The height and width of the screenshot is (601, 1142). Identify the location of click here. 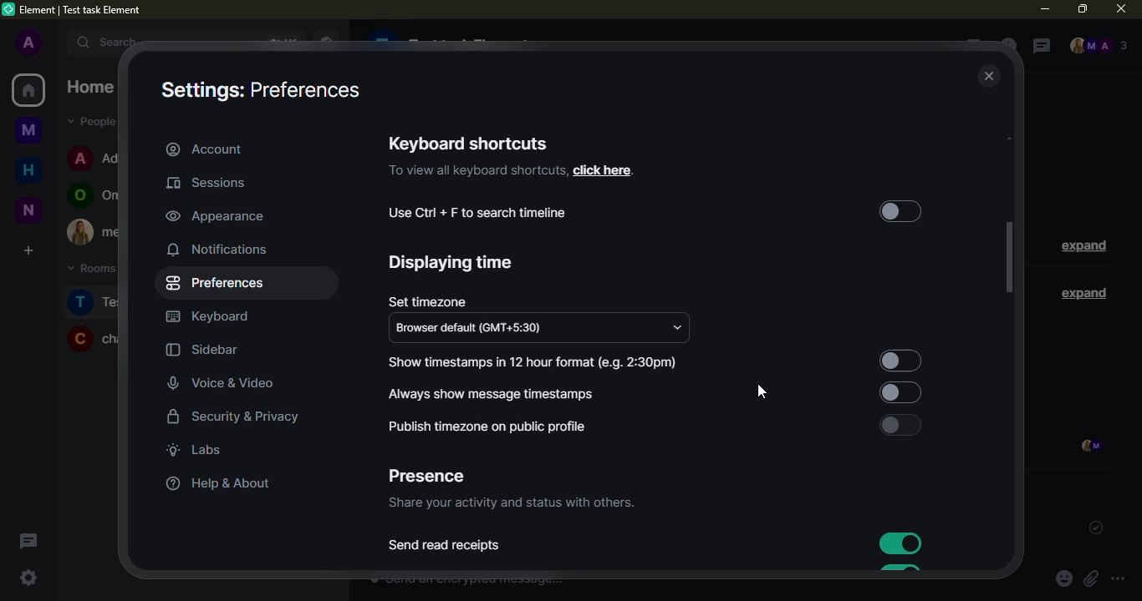
(602, 170).